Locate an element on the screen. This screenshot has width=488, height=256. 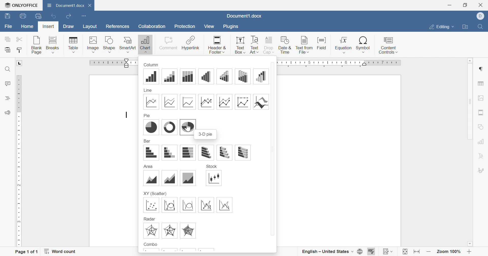
100% stacked column is located at coordinates (188, 76).